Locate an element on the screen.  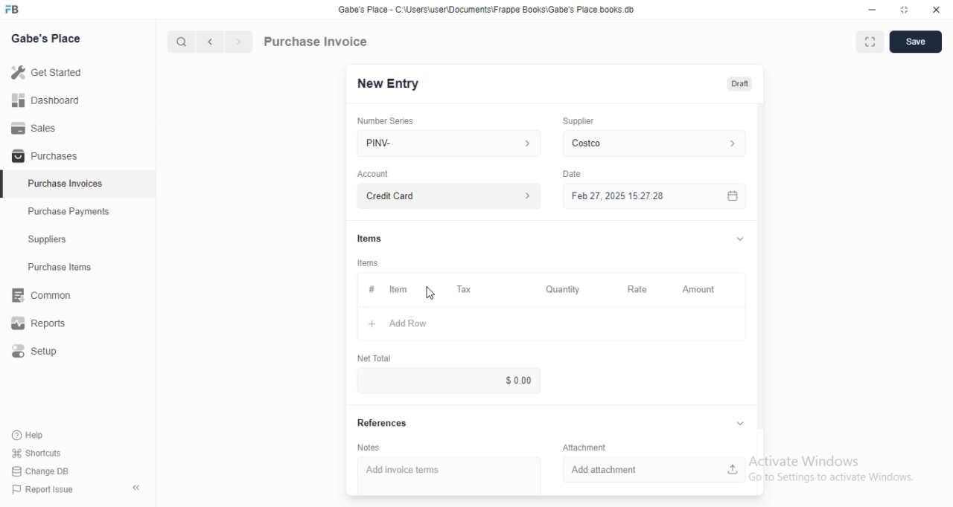
References is located at coordinates (383, 422).